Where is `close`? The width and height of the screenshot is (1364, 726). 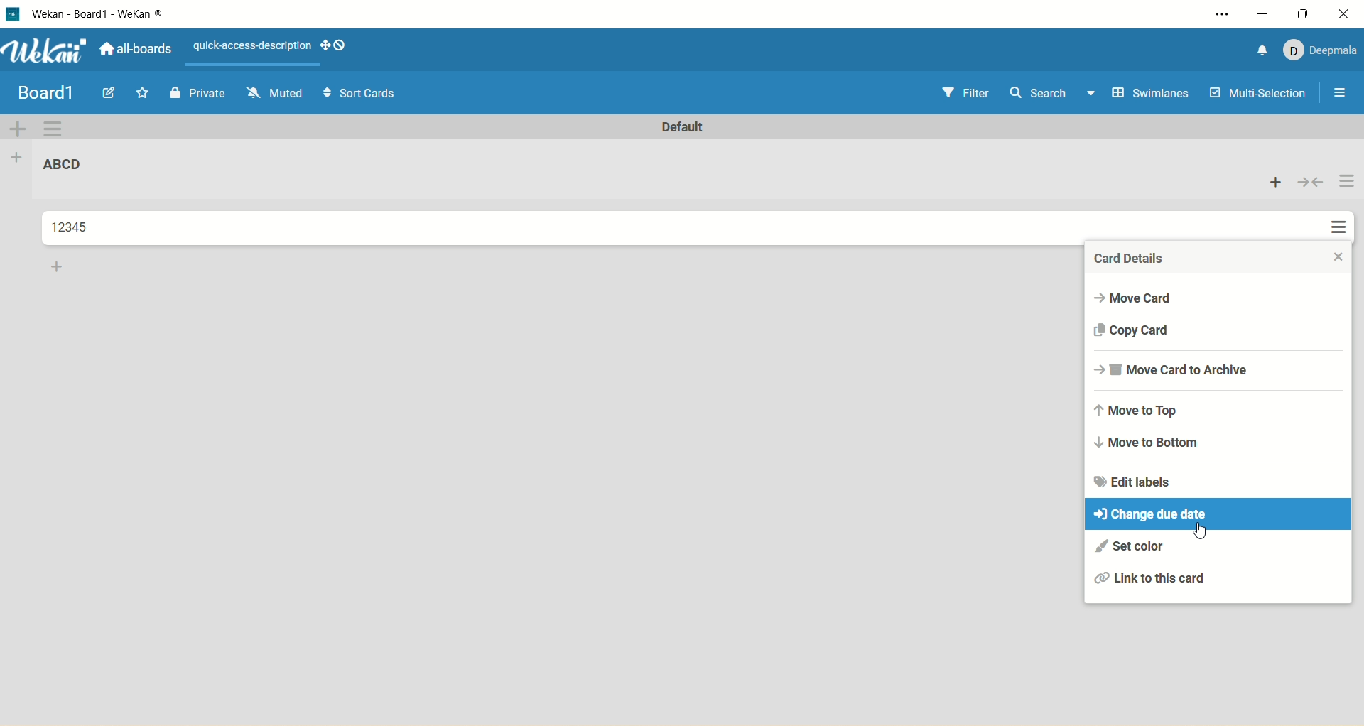
close is located at coordinates (1347, 13).